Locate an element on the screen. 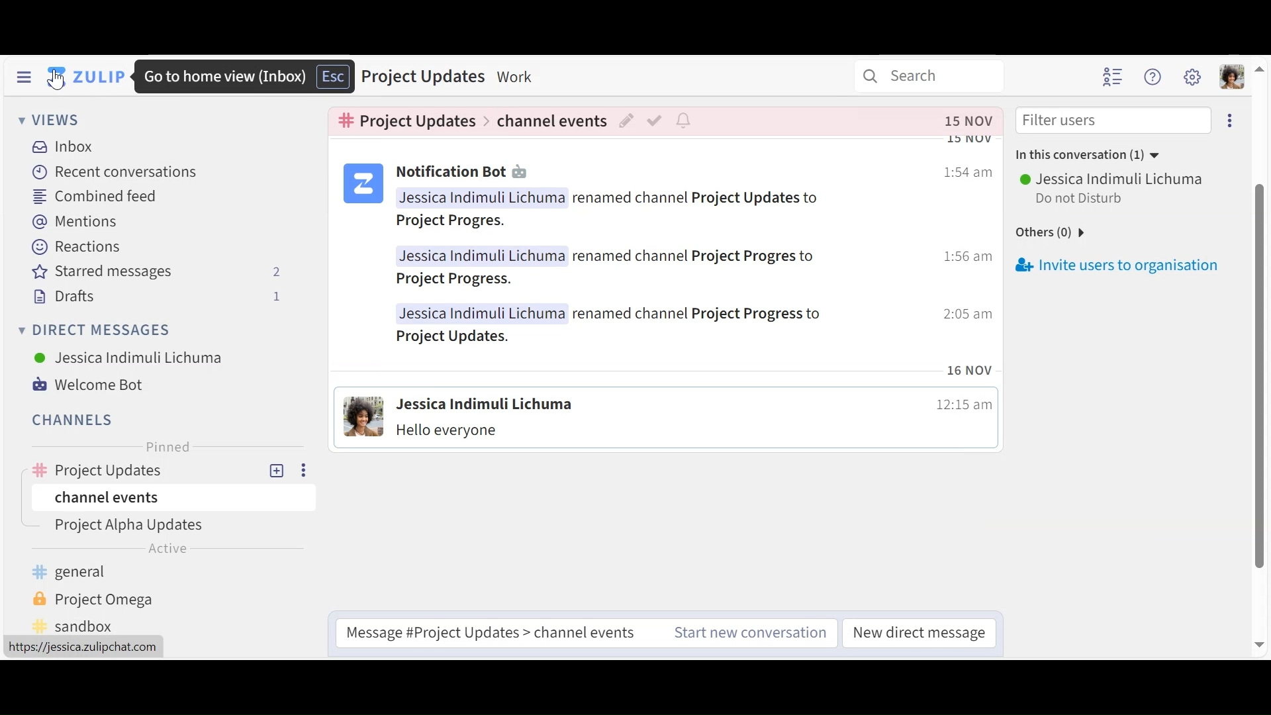 Image resolution: width=1271 pixels, height=715 pixels. inf is located at coordinates (971, 123).